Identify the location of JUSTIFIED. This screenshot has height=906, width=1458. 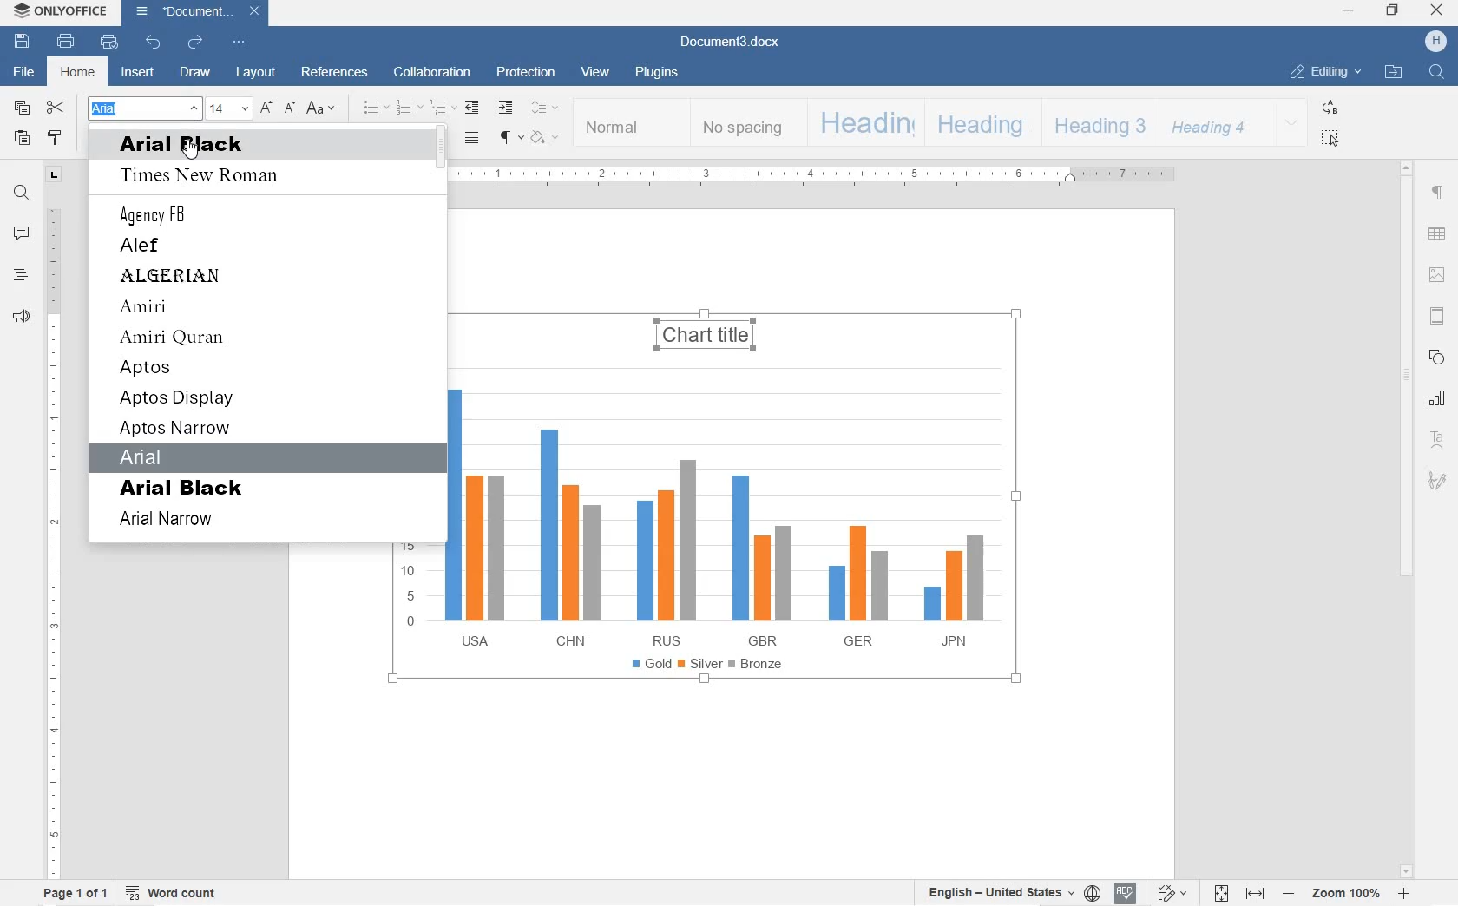
(472, 139).